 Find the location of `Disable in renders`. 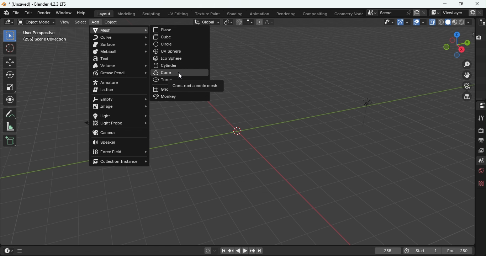

Disable in renders is located at coordinates (480, 37).